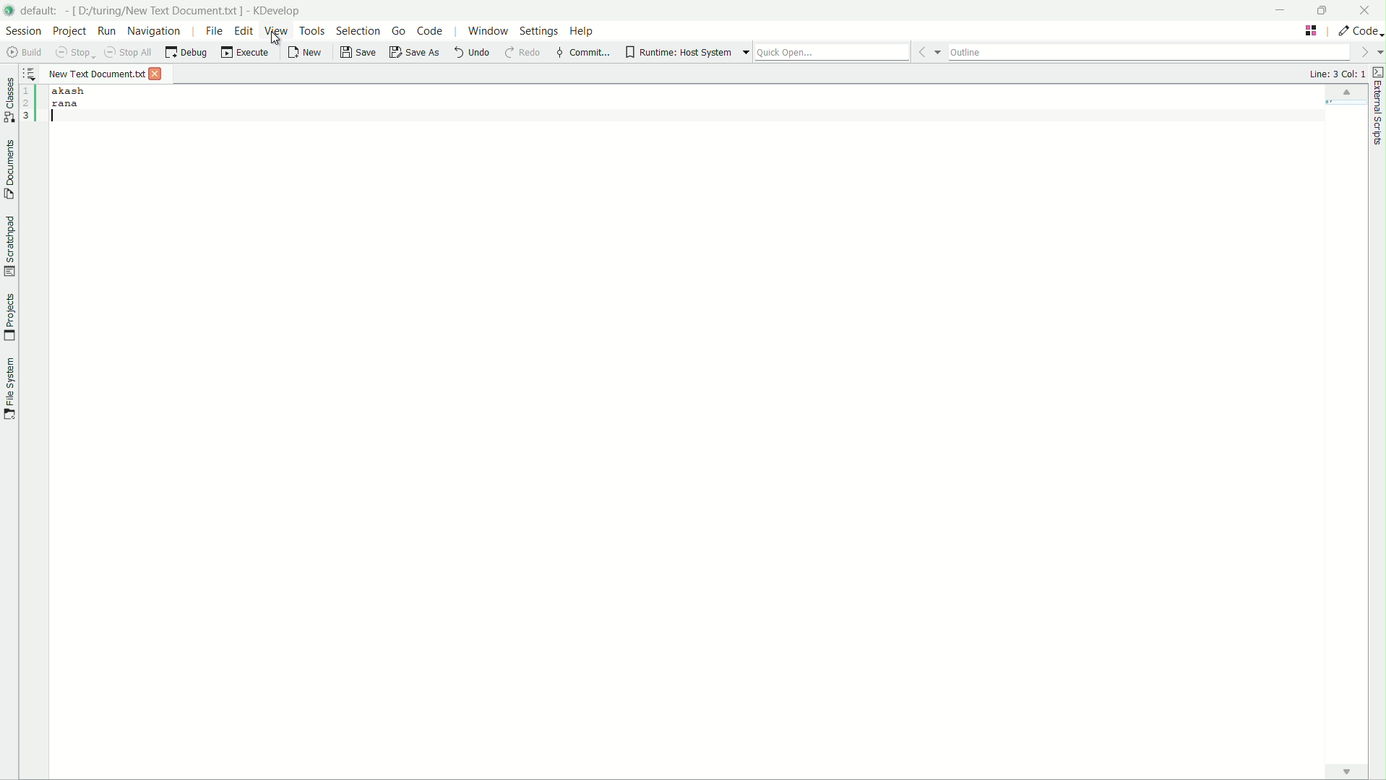  I want to click on run menu, so click(106, 31).